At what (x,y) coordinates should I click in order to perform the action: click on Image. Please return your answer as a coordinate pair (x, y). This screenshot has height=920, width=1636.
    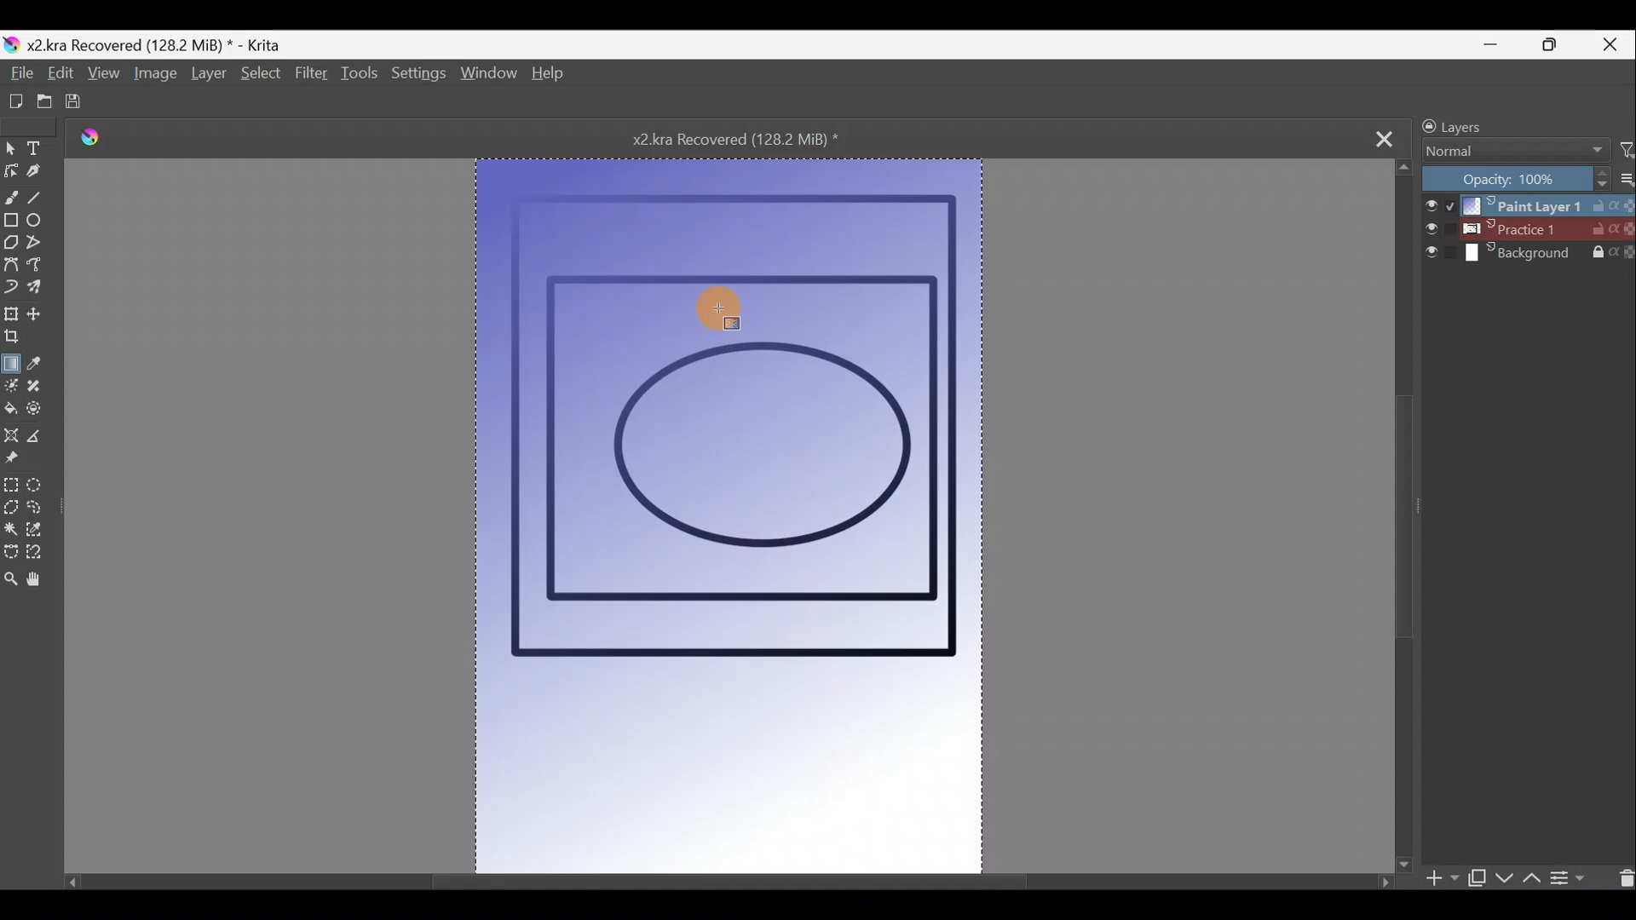
    Looking at the image, I should click on (153, 77).